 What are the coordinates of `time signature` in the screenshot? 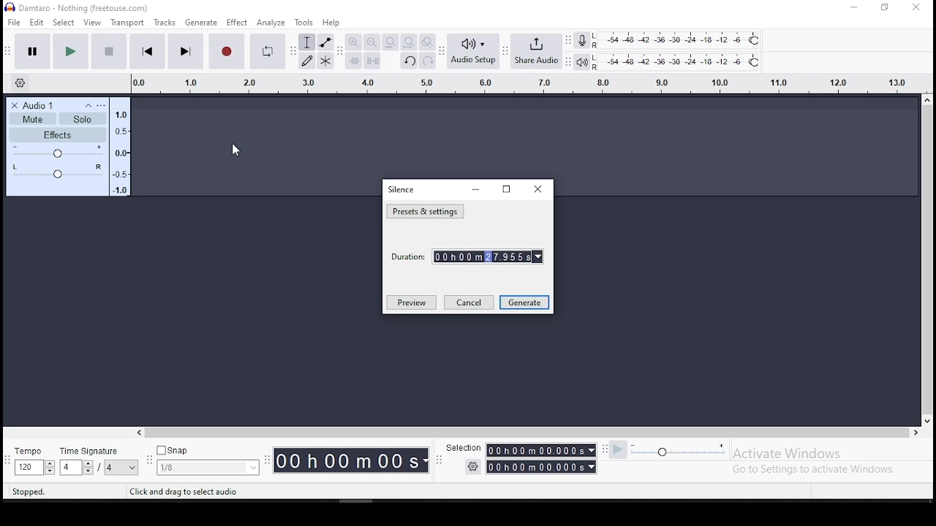 It's located at (98, 460).